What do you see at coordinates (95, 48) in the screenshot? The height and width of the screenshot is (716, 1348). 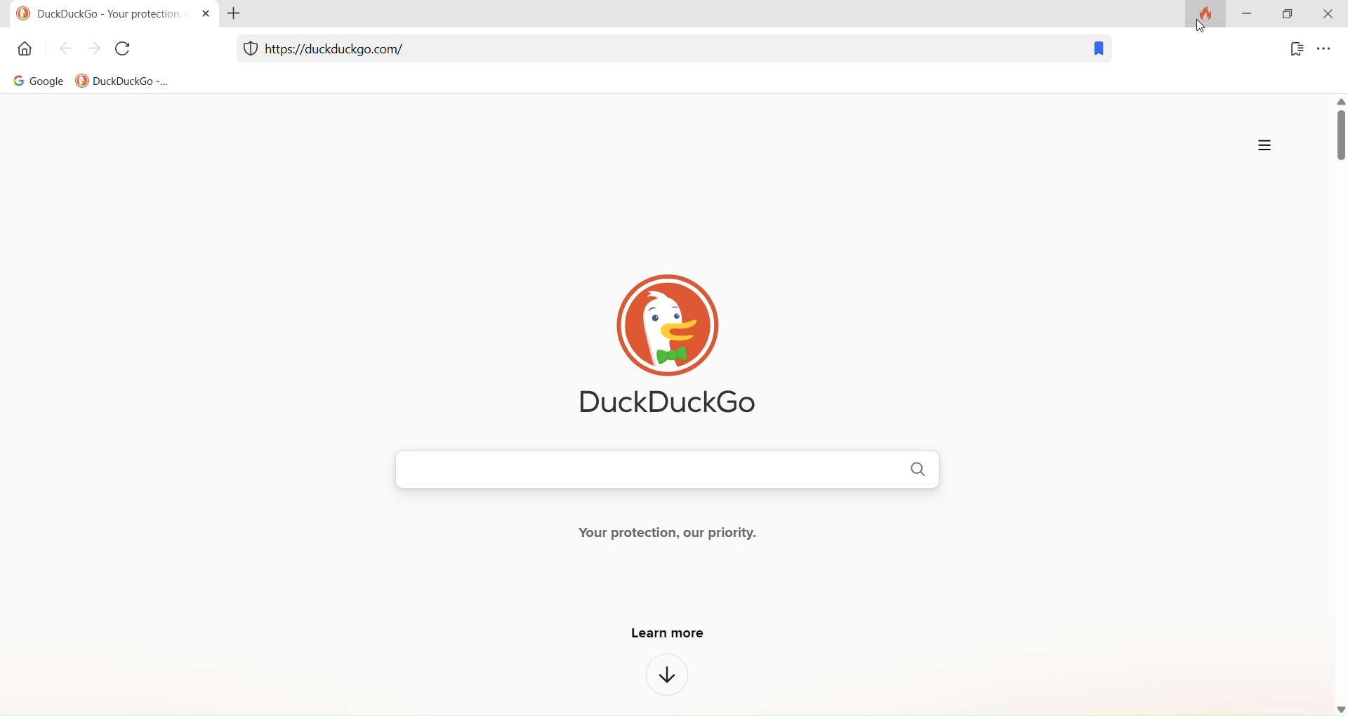 I see `forward` at bounding box center [95, 48].